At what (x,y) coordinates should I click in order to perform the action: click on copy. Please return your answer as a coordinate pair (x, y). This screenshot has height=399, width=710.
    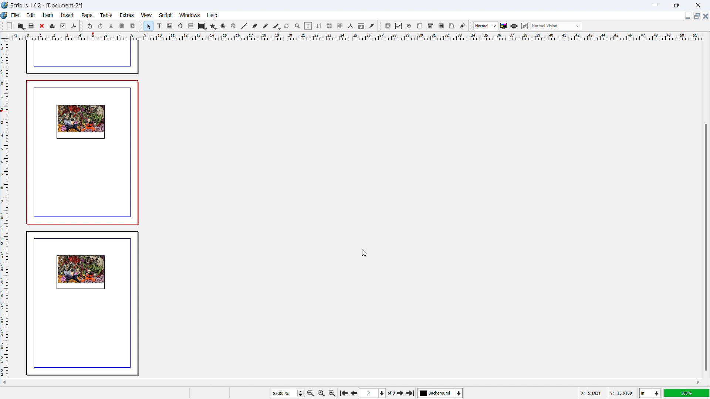
    Looking at the image, I should click on (122, 26).